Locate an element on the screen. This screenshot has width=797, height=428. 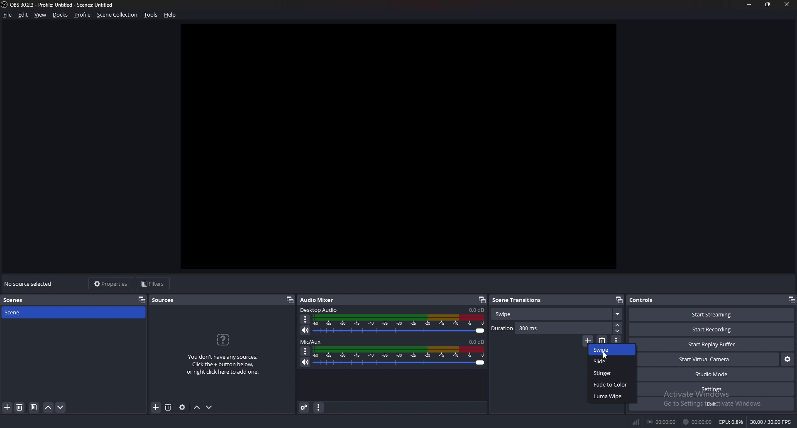
file is located at coordinates (8, 15).